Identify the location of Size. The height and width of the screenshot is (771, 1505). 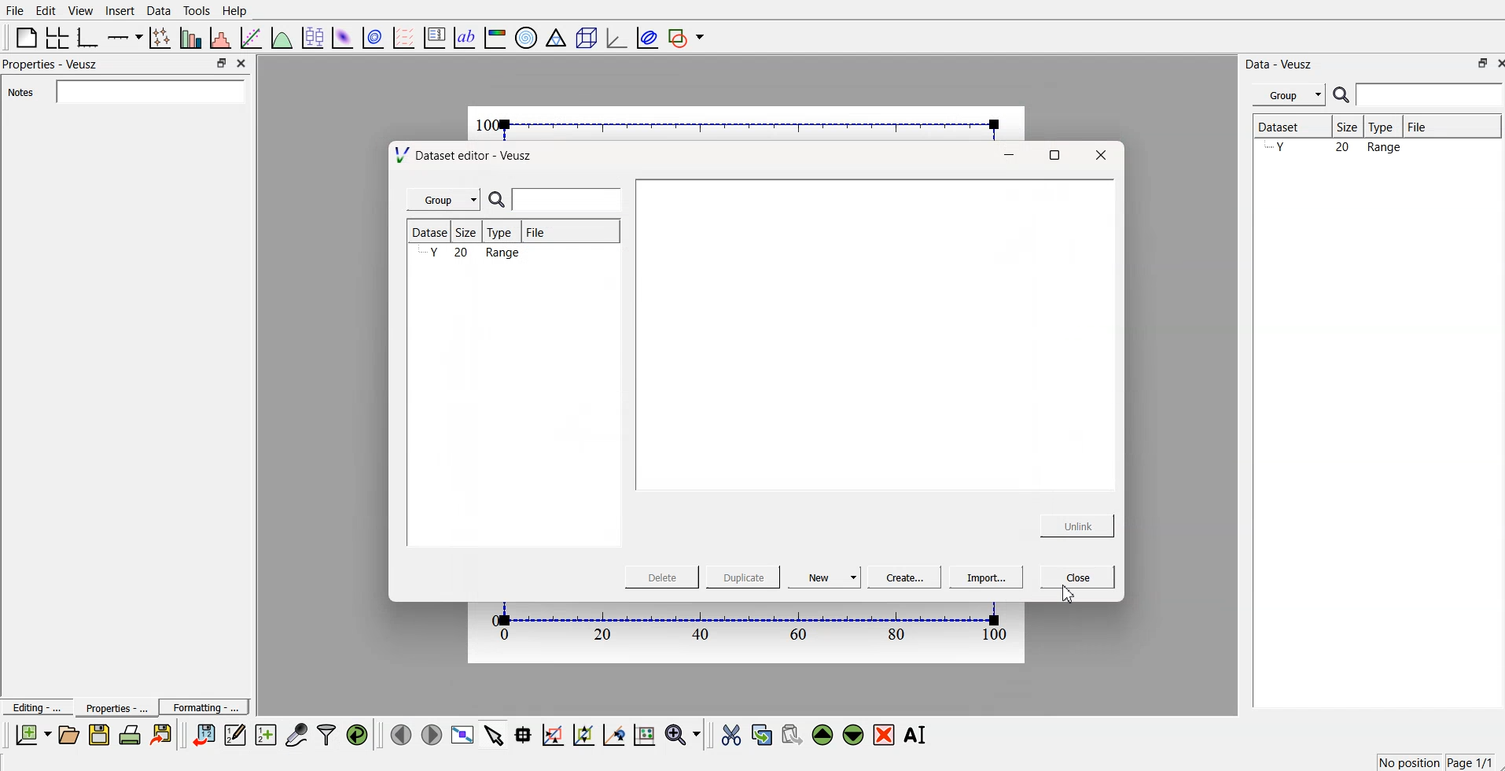
(469, 232).